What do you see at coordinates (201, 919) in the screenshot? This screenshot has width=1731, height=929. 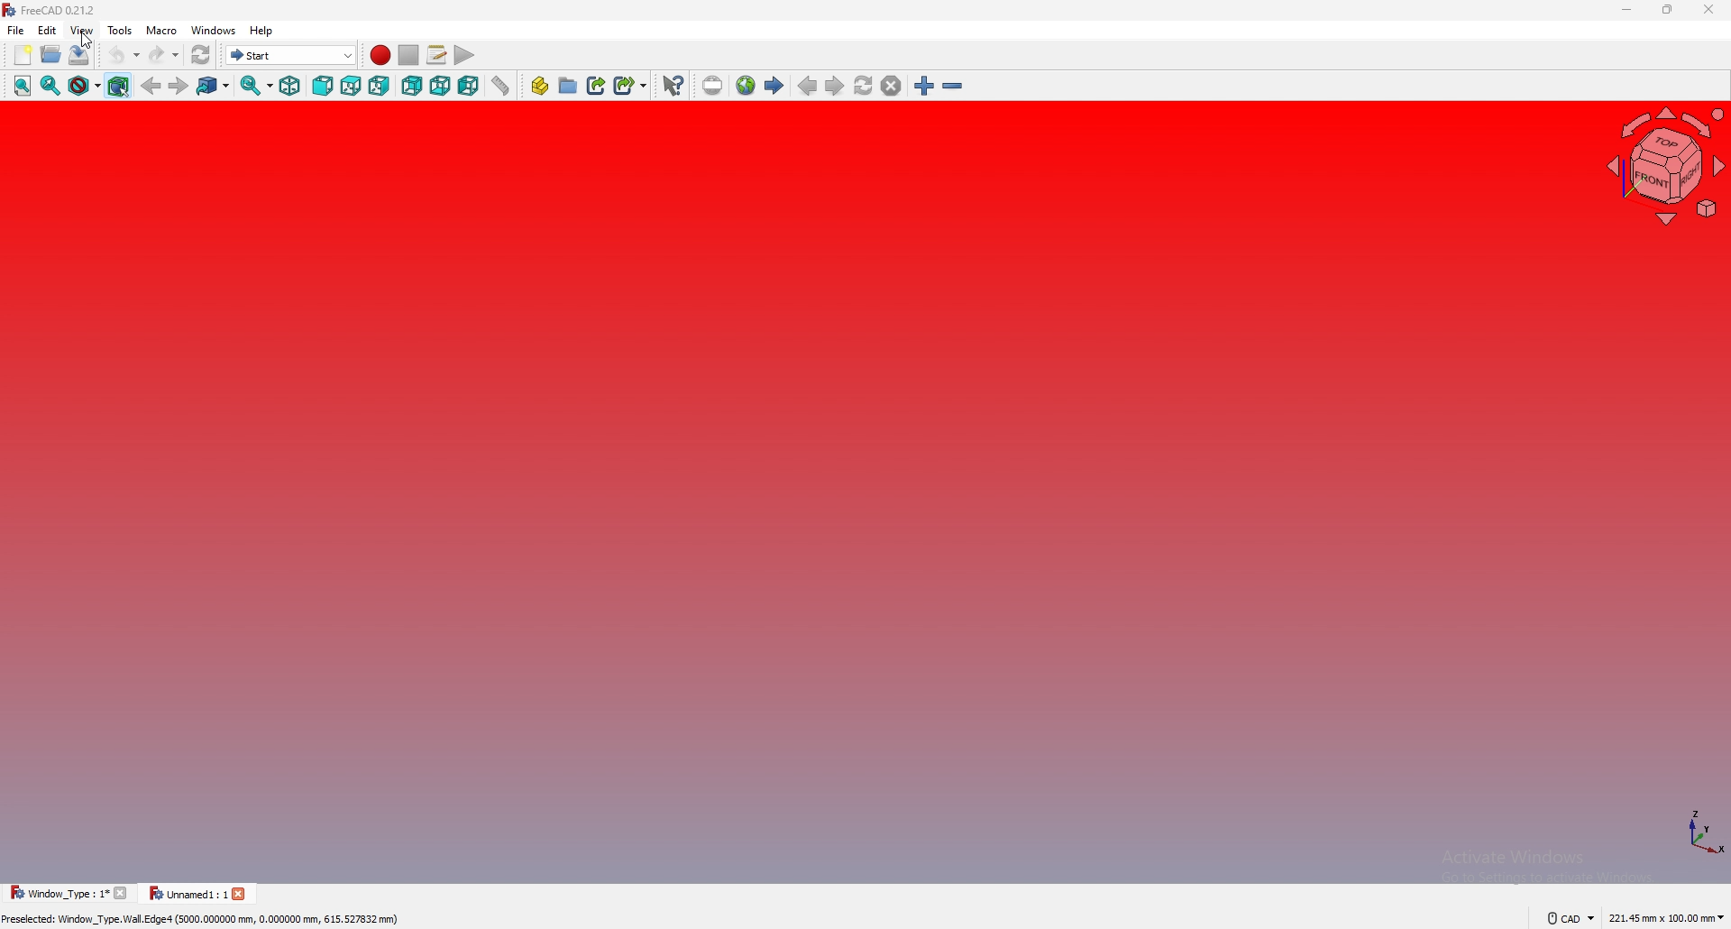 I see `Preselected: Window _Type. Wall. Edge4 (5000.000000 mm, 0.000000 mm, 615.527832 mm)` at bounding box center [201, 919].